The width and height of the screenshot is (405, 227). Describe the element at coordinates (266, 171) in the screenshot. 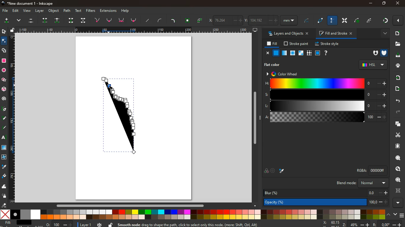

I see `overlap` at that location.